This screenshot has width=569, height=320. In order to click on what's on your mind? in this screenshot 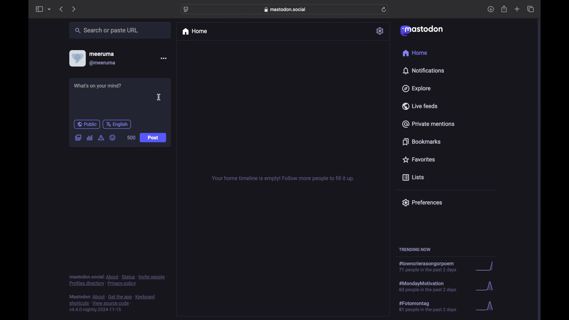, I will do `click(98, 86)`.